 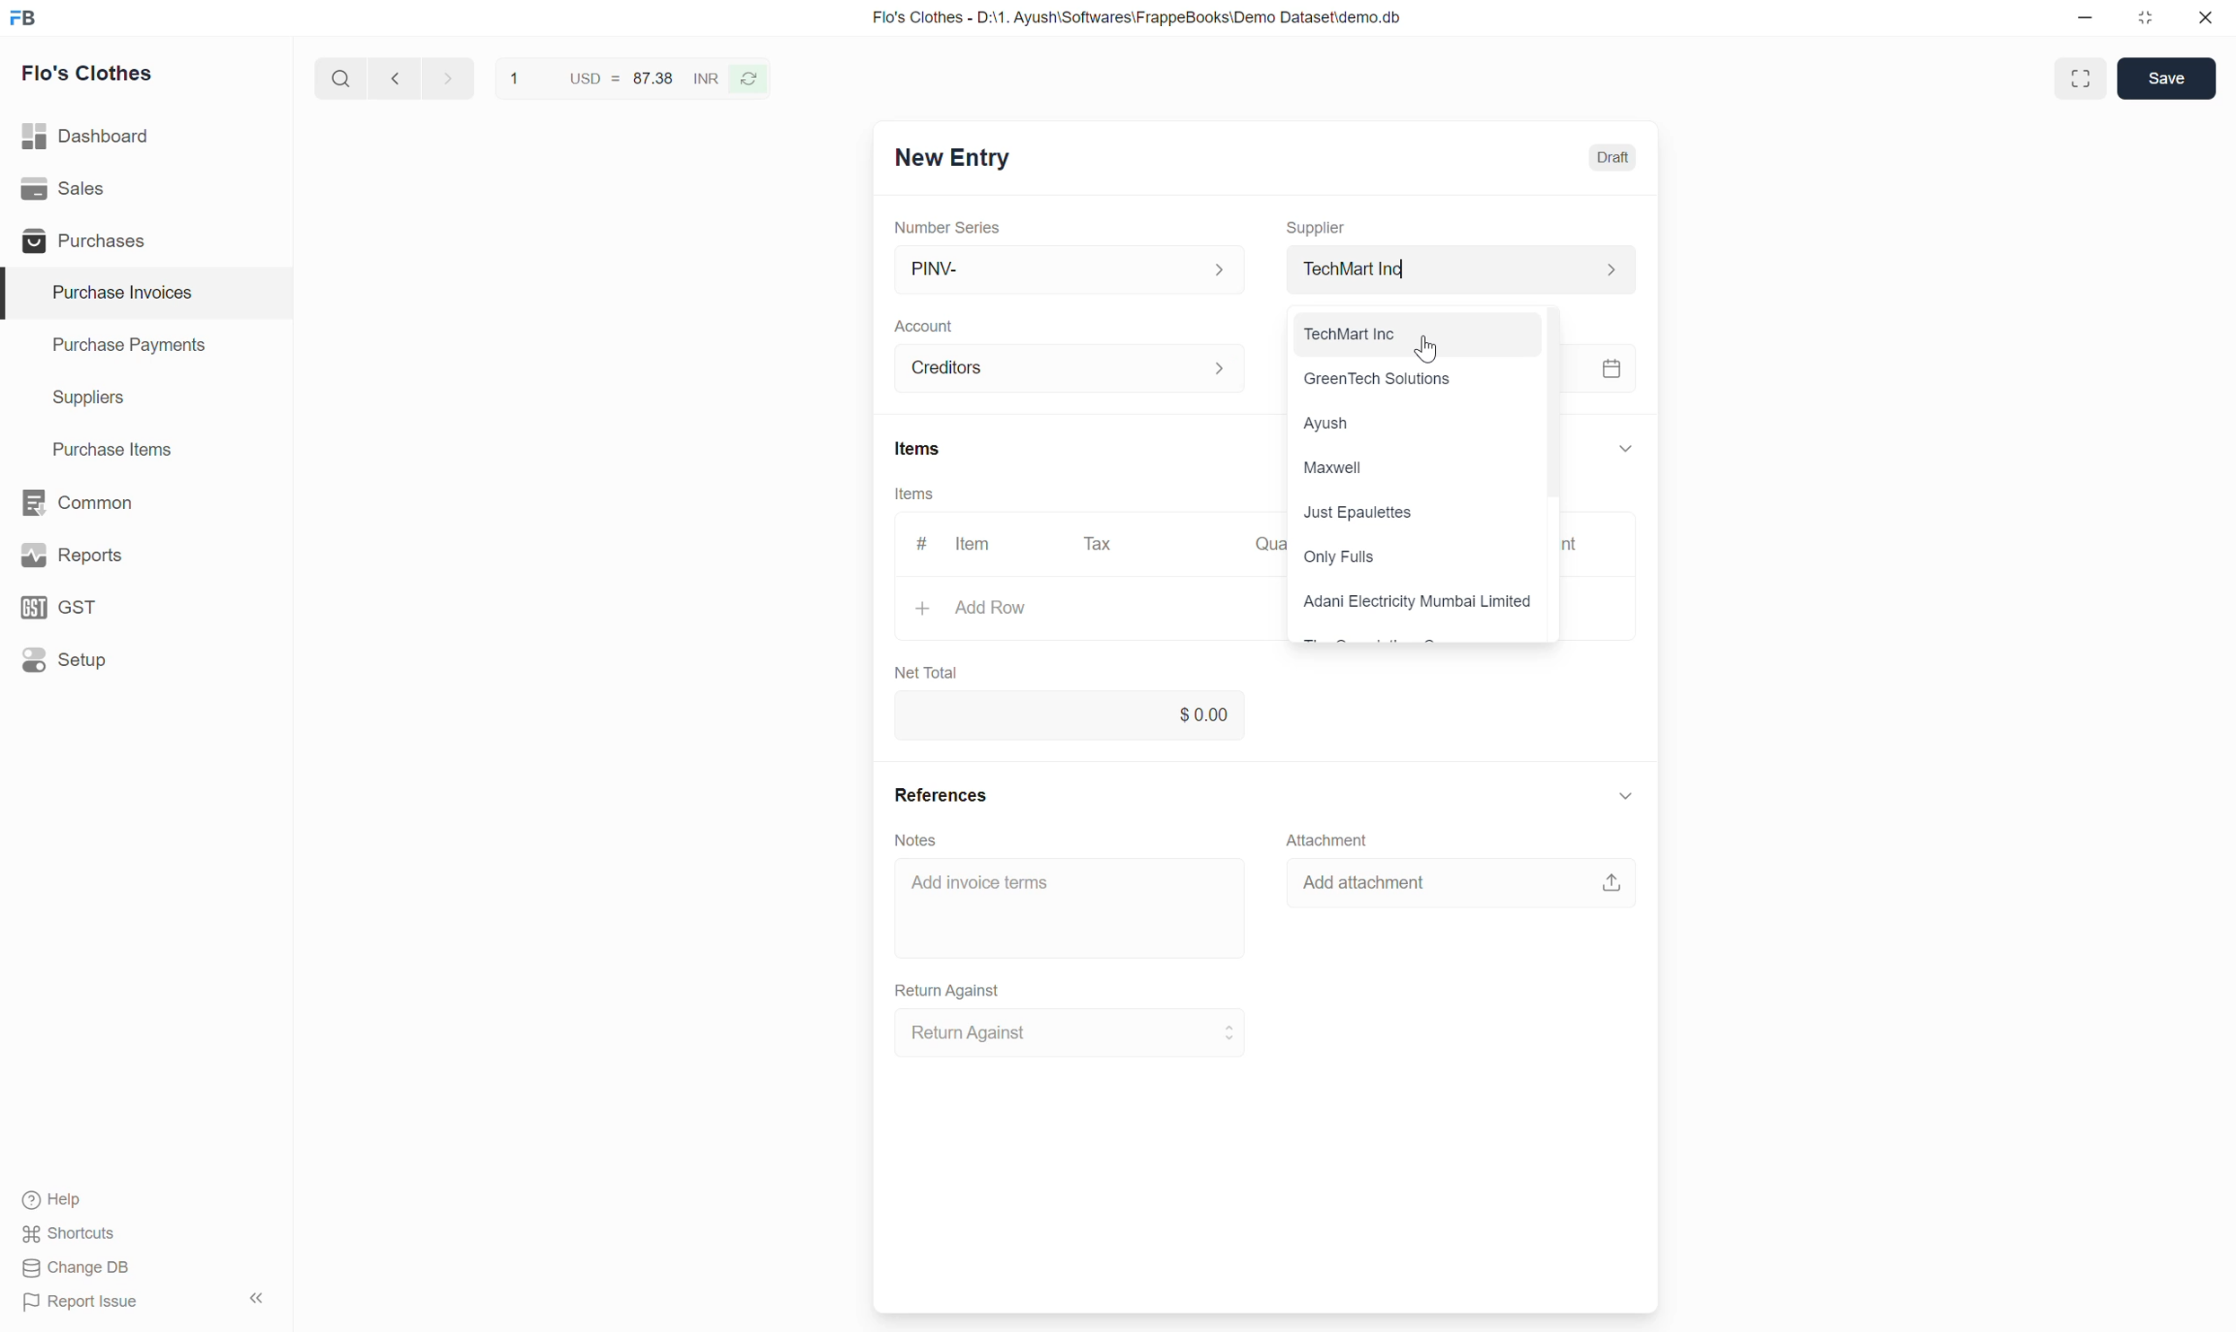 I want to click on PINV-, so click(x=1063, y=269).